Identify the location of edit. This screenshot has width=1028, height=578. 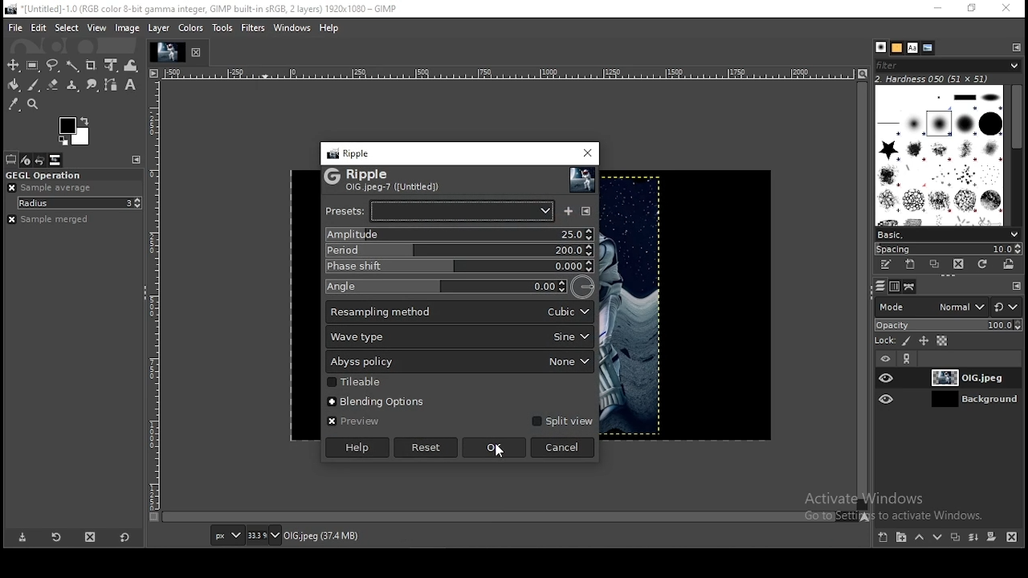
(39, 27).